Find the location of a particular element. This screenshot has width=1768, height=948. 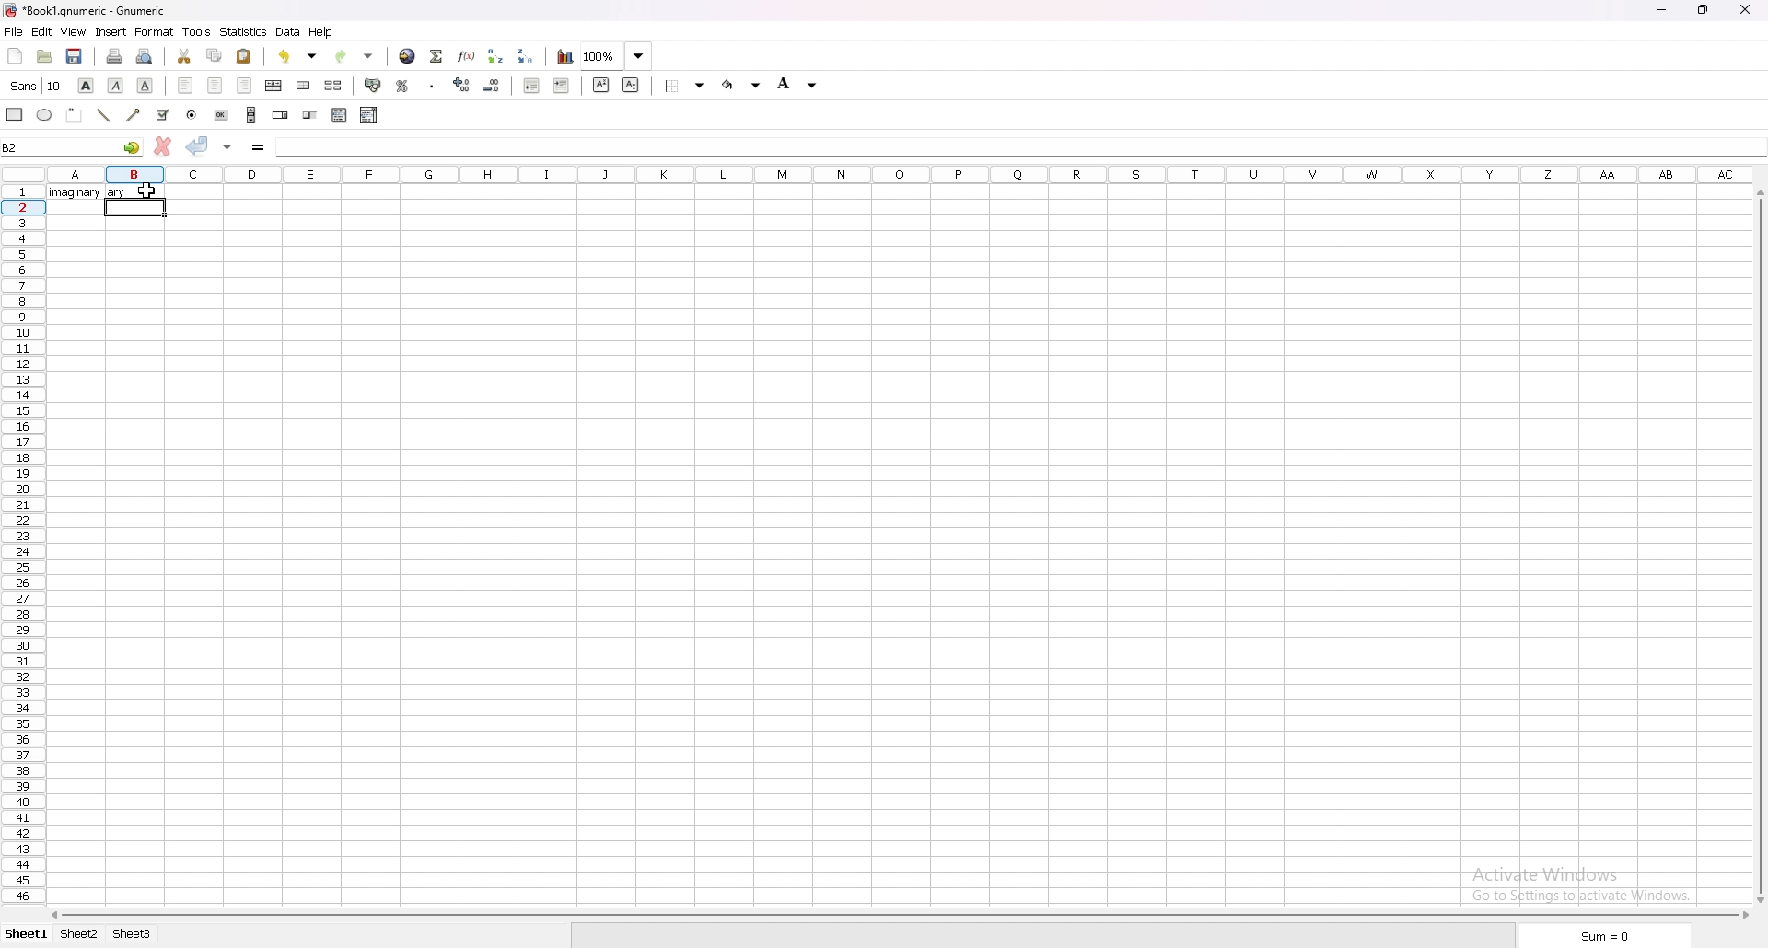

increase decimals is located at coordinates (461, 84).